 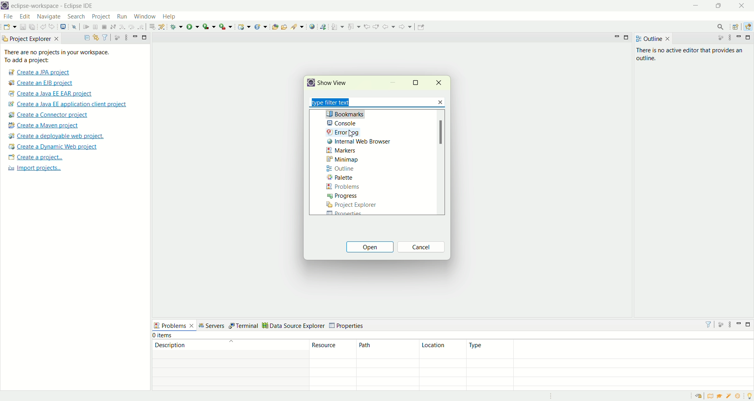 What do you see at coordinates (353, 26) in the screenshot?
I see `previous annotation` at bounding box center [353, 26].